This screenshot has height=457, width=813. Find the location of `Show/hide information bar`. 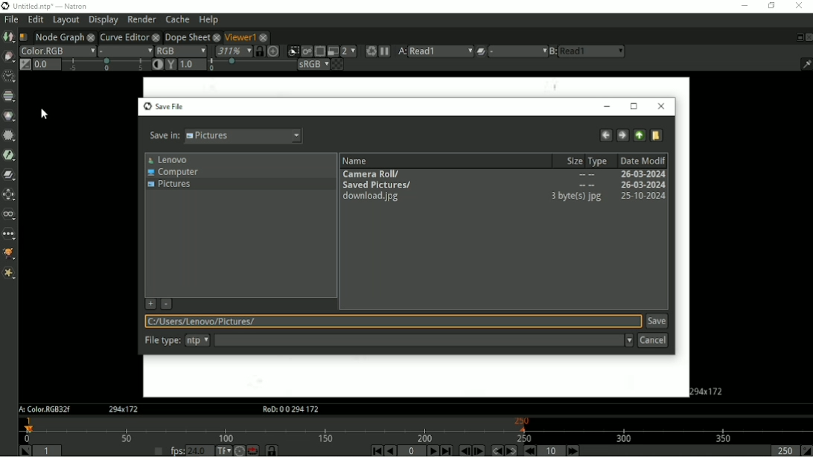

Show/hide information bar is located at coordinates (806, 65).